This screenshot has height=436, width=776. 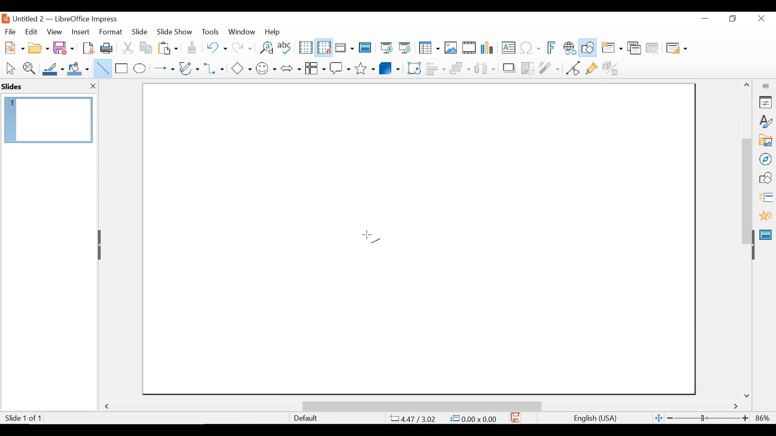 What do you see at coordinates (47, 119) in the screenshot?
I see `Slide Preview` at bounding box center [47, 119].